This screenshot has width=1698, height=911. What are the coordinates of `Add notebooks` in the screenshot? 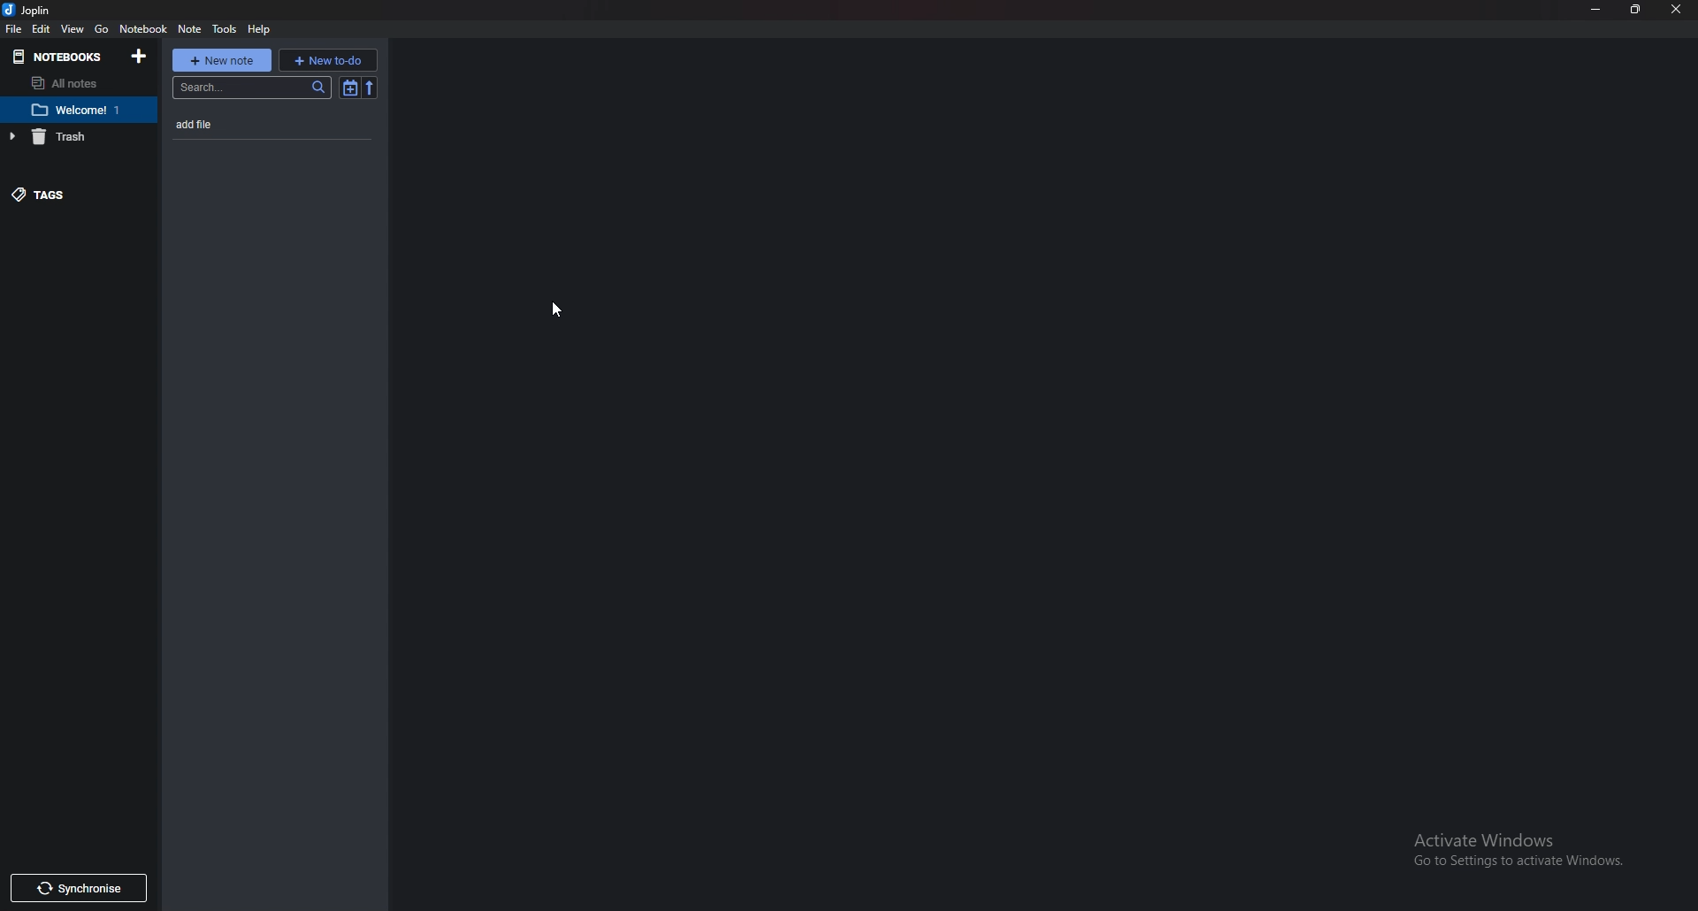 It's located at (142, 55).